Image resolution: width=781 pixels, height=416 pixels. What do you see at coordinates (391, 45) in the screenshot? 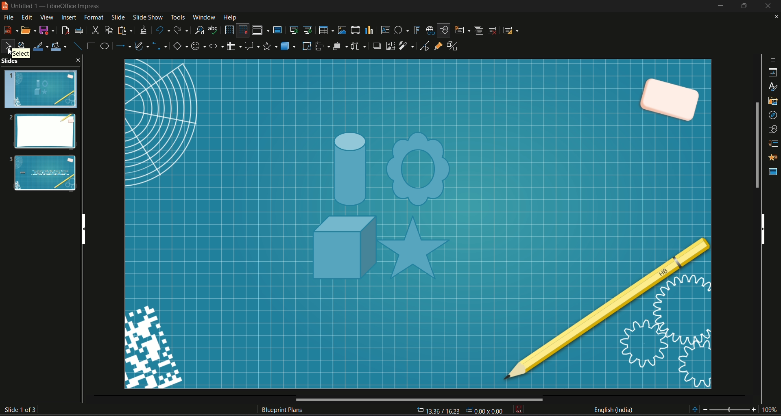
I see `crop image` at bounding box center [391, 45].